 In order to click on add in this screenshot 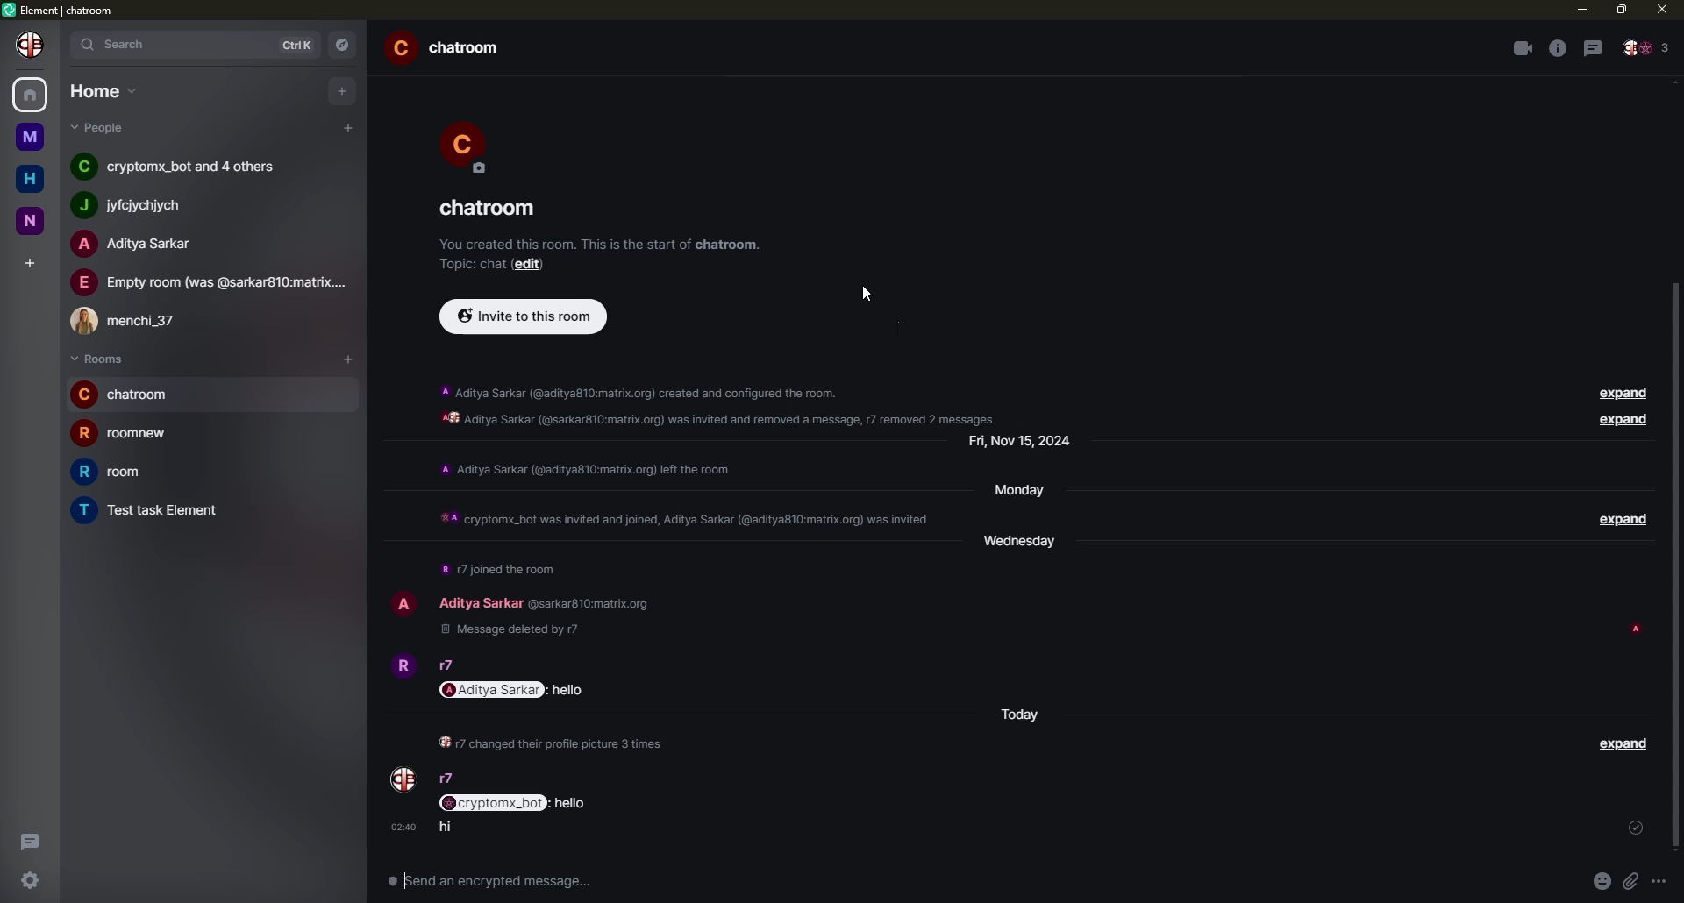, I will do `click(340, 91)`.